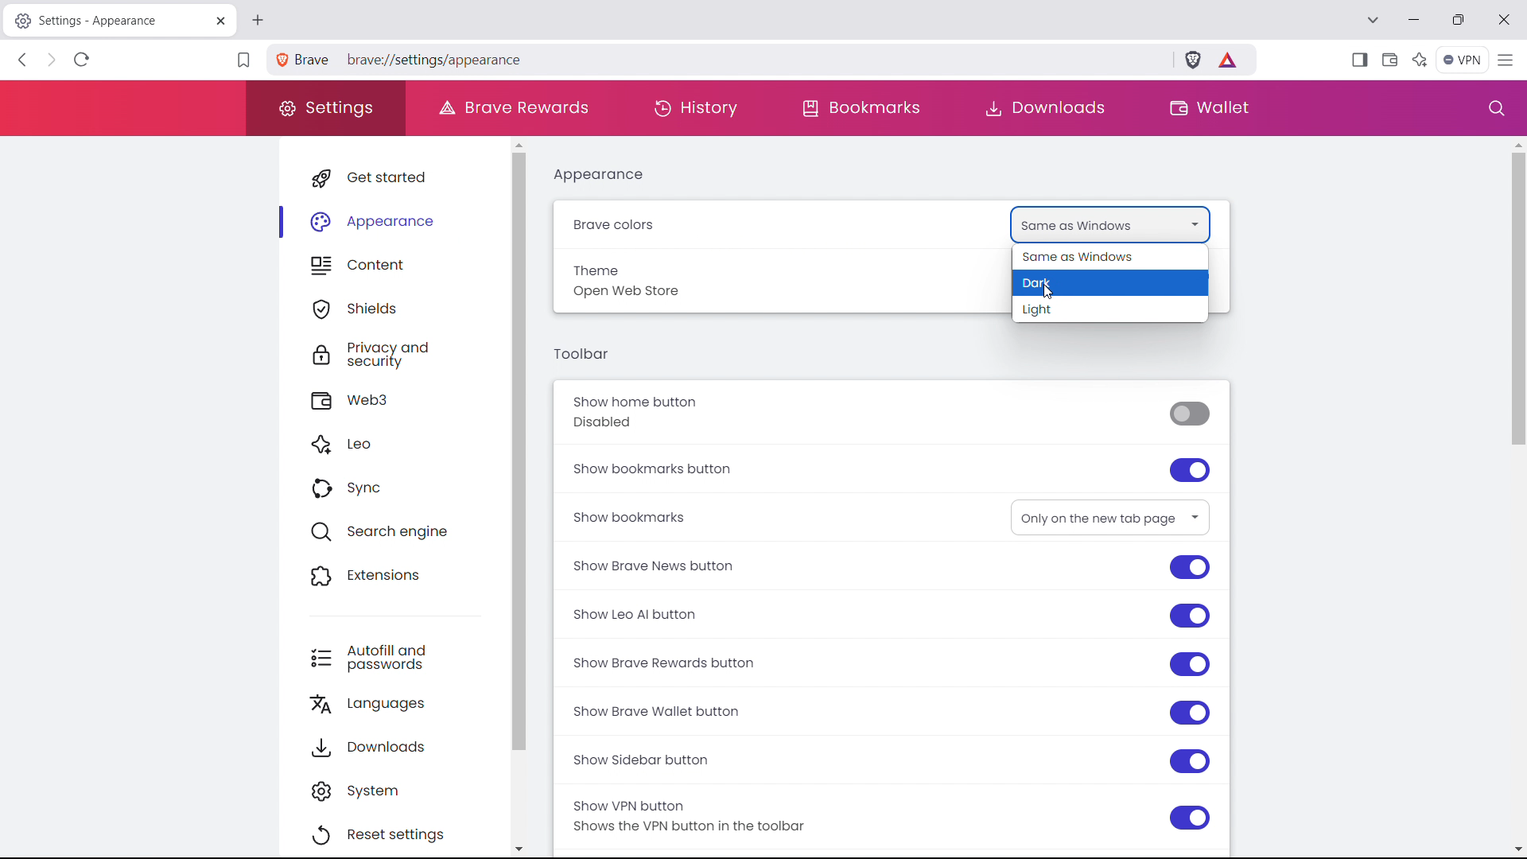 This screenshot has height=859, width=1527. I want to click on Theme Open Web store, so click(776, 280).